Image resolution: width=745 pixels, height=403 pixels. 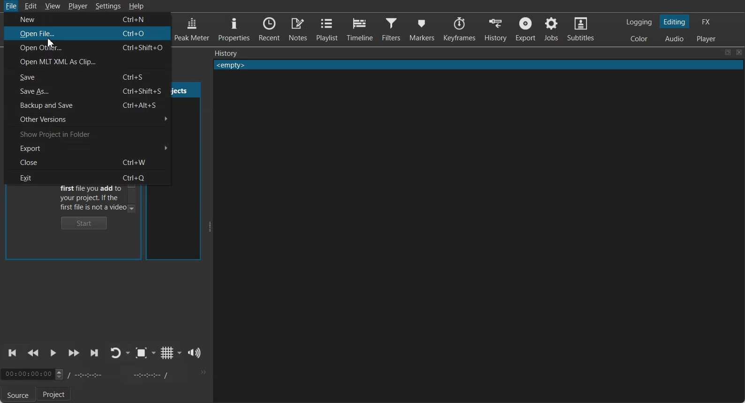 I want to click on cursor, so click(x=51, y=43).